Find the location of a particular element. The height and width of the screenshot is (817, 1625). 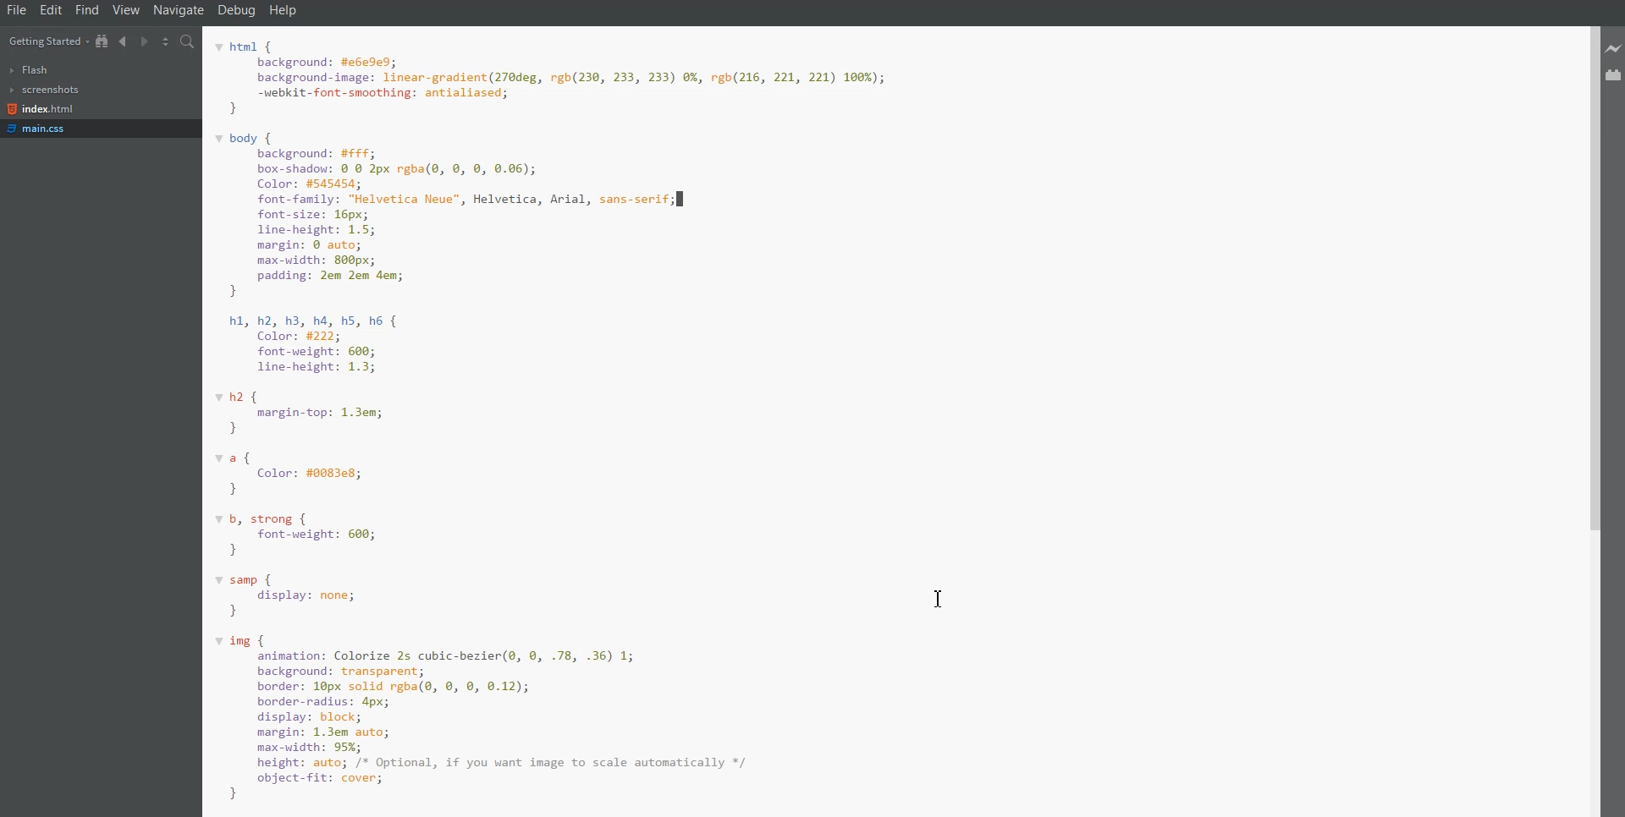

Screenshots is located at coordinates (44, 90).